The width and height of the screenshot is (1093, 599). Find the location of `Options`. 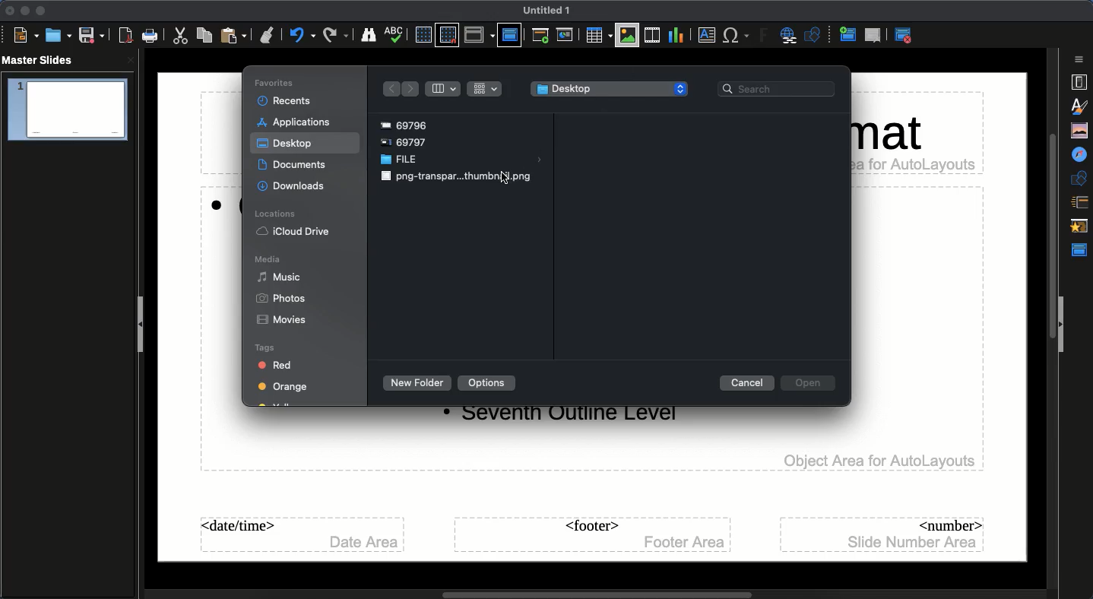

Options is located at coordinates (486, 383).